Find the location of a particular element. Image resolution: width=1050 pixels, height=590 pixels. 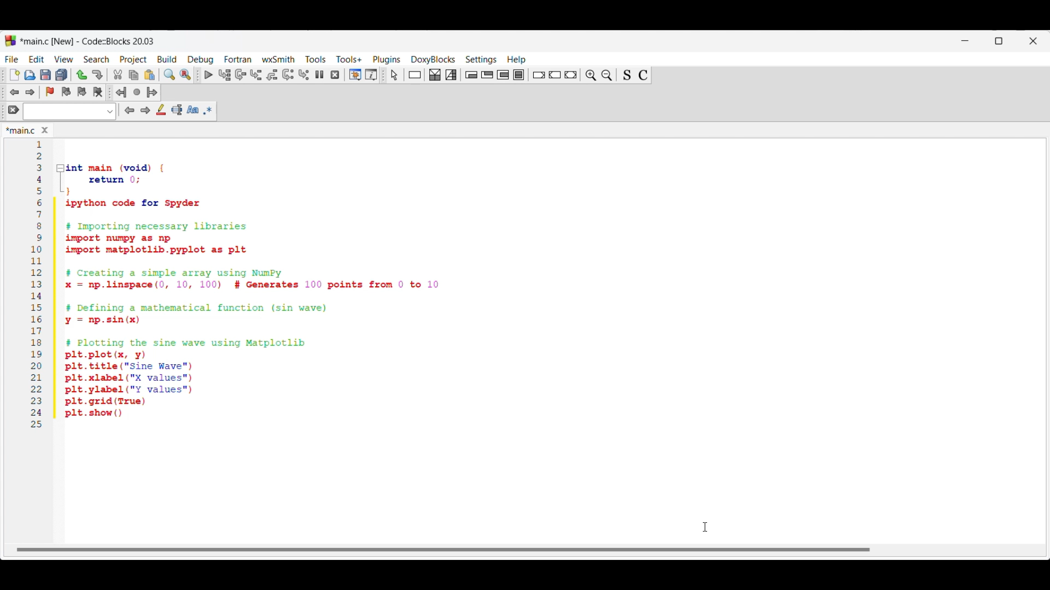

New file is located at coordinates (15, 75).